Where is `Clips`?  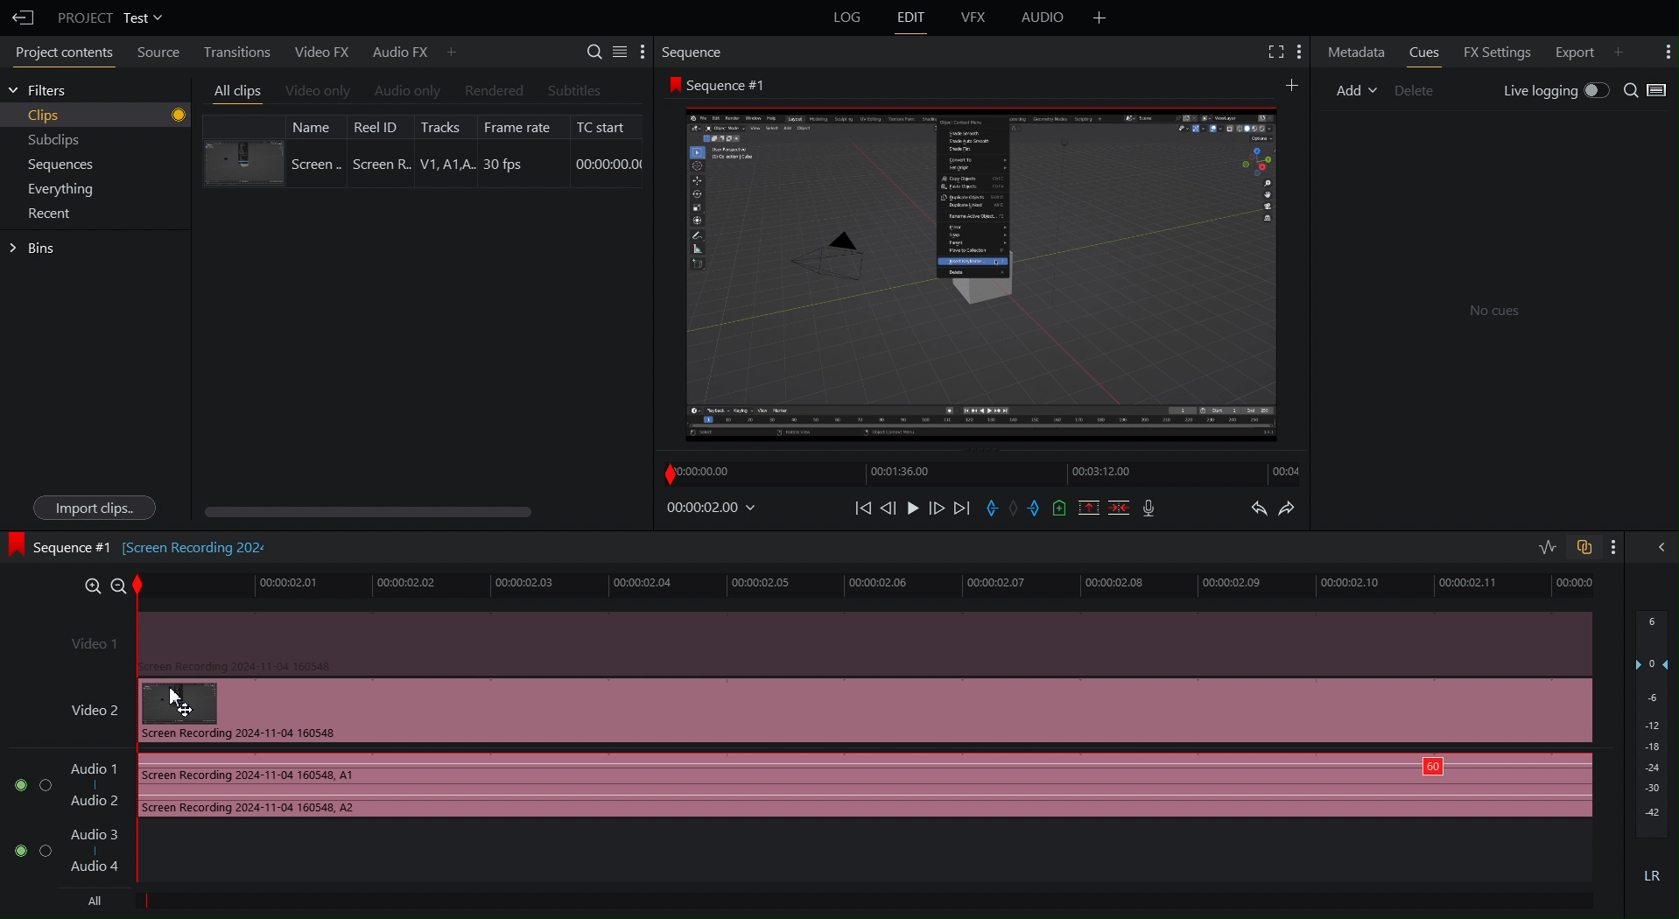 Clips is located at coordinates (97, 114).